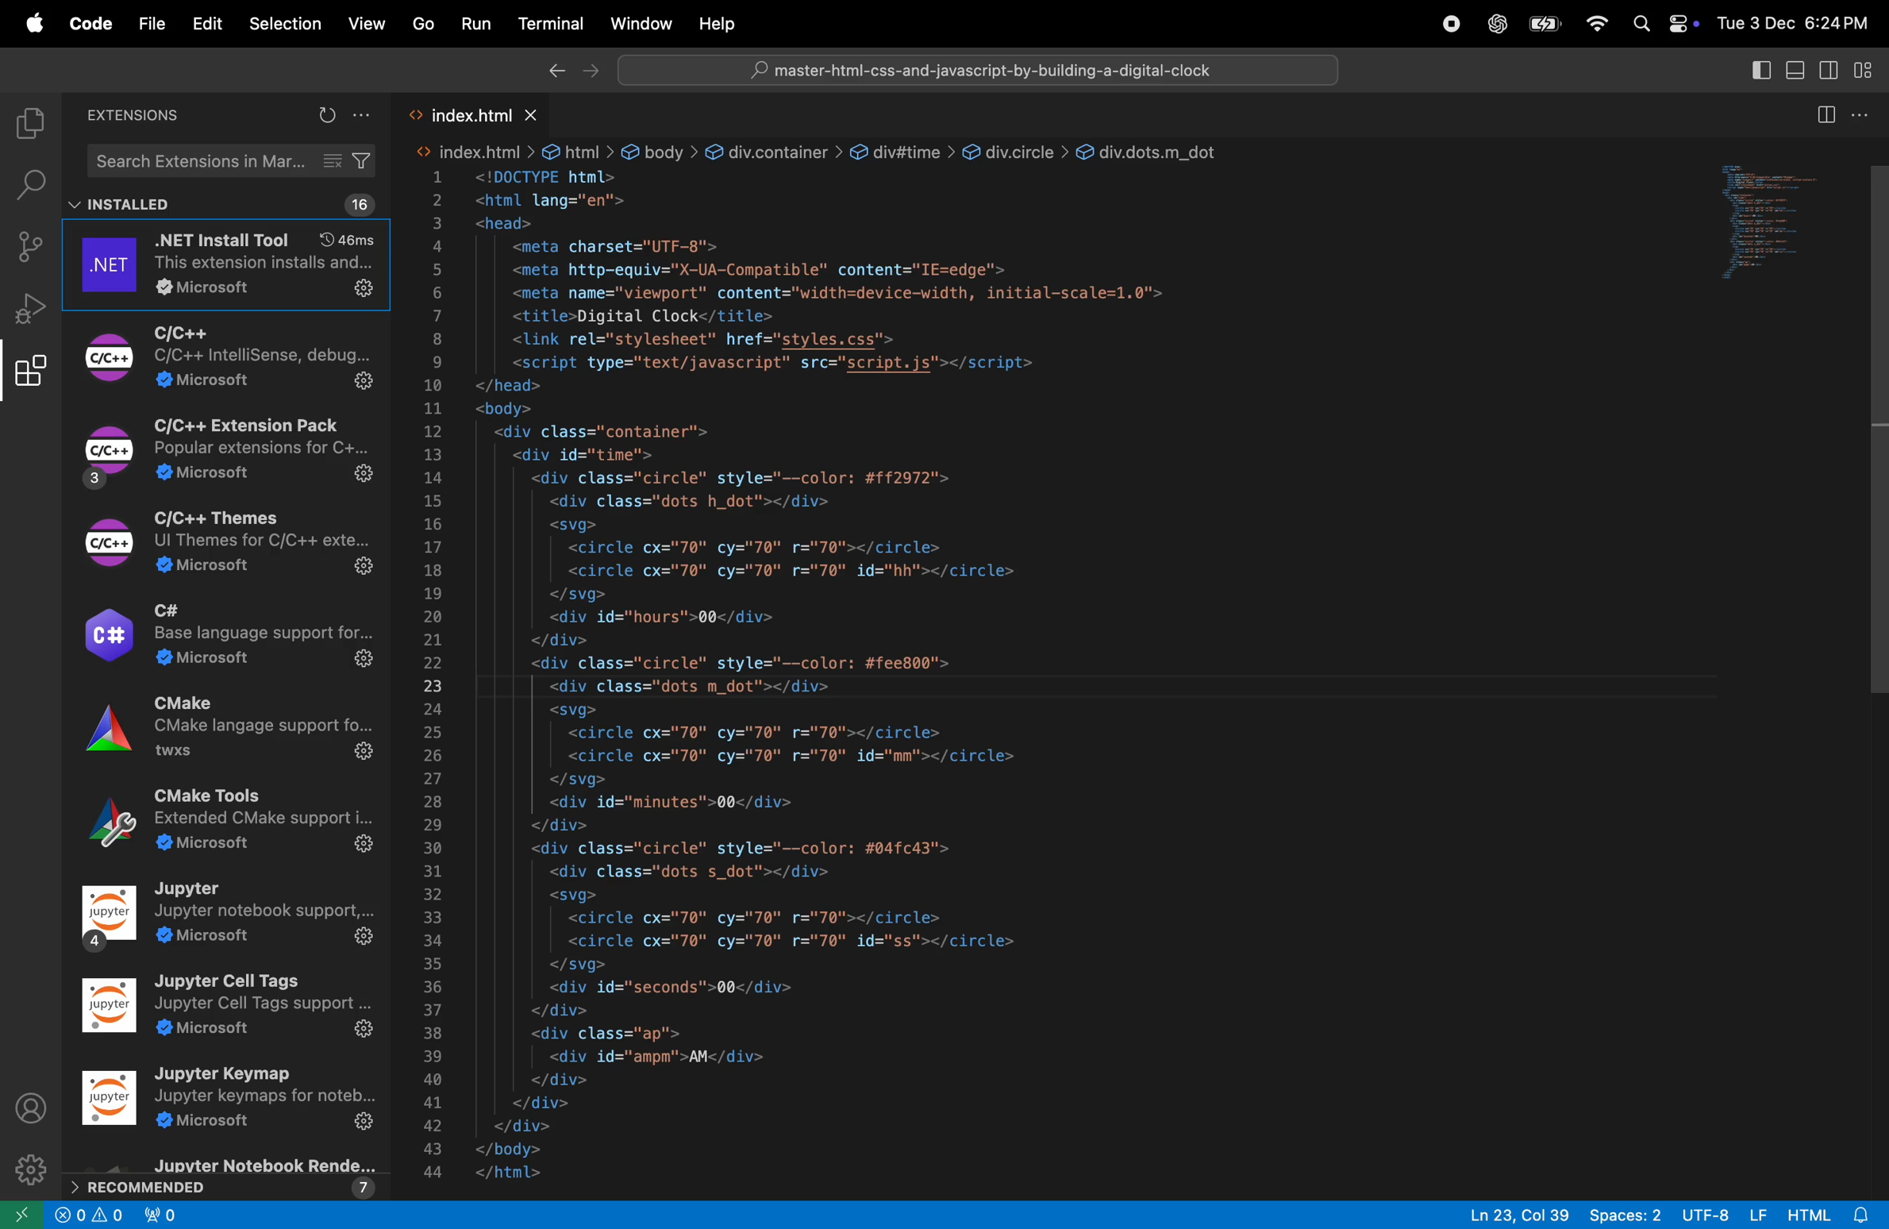  Describe the element at coordinates (1547, 25) in the screenshot. I see `apple menu` at that location.